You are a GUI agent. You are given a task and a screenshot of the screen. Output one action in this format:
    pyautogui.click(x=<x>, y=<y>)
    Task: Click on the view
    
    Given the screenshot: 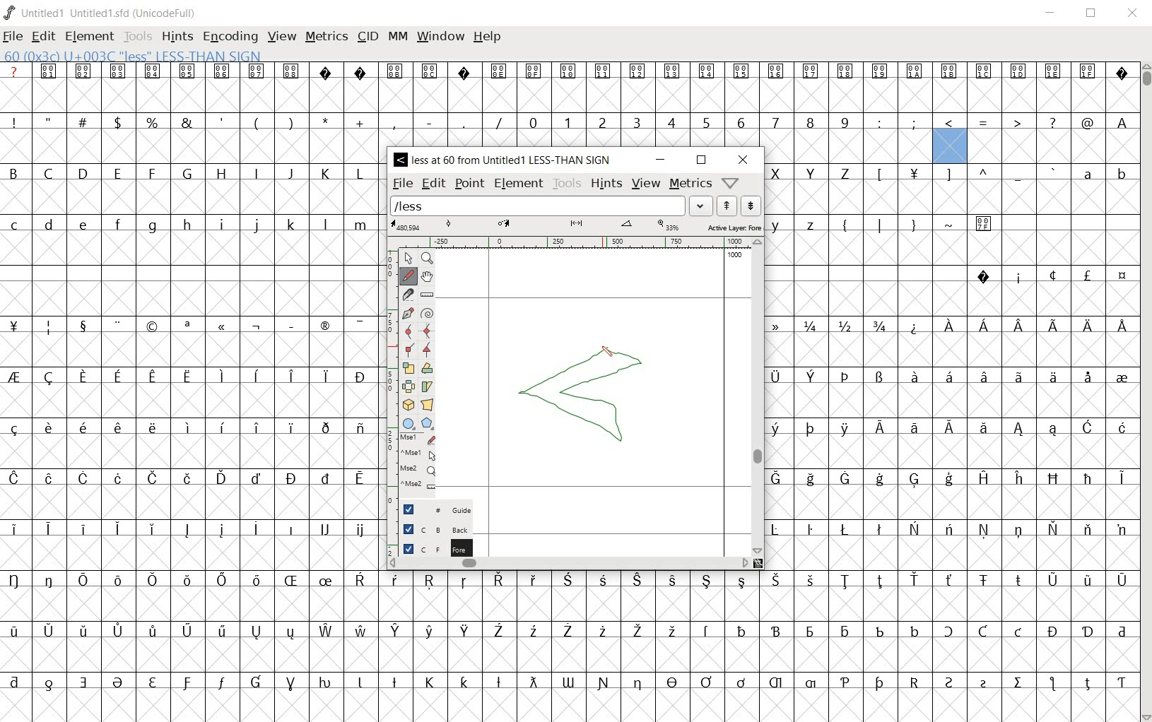 What is the action you would take?
    pyautogui.click(x=647, y=182)
    